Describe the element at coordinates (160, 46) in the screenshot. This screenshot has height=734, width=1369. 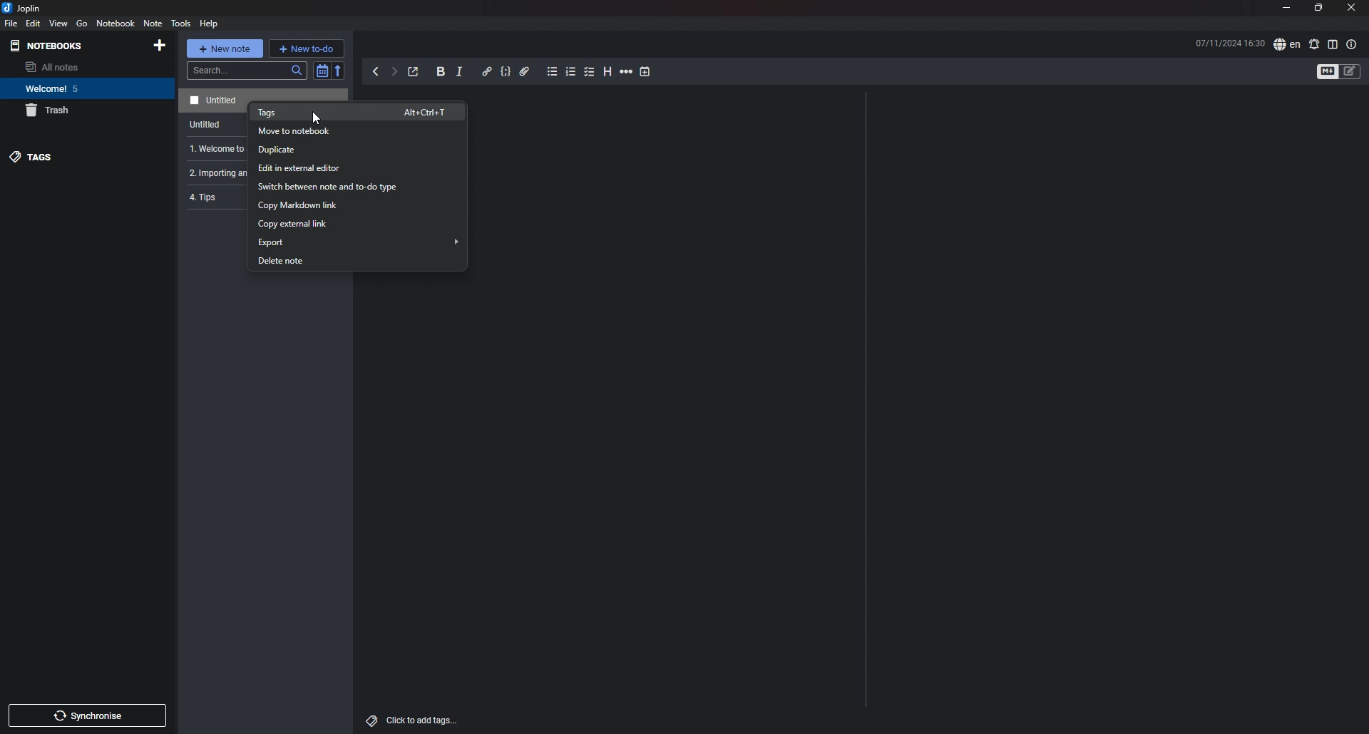
I see `add notebook` at that location.